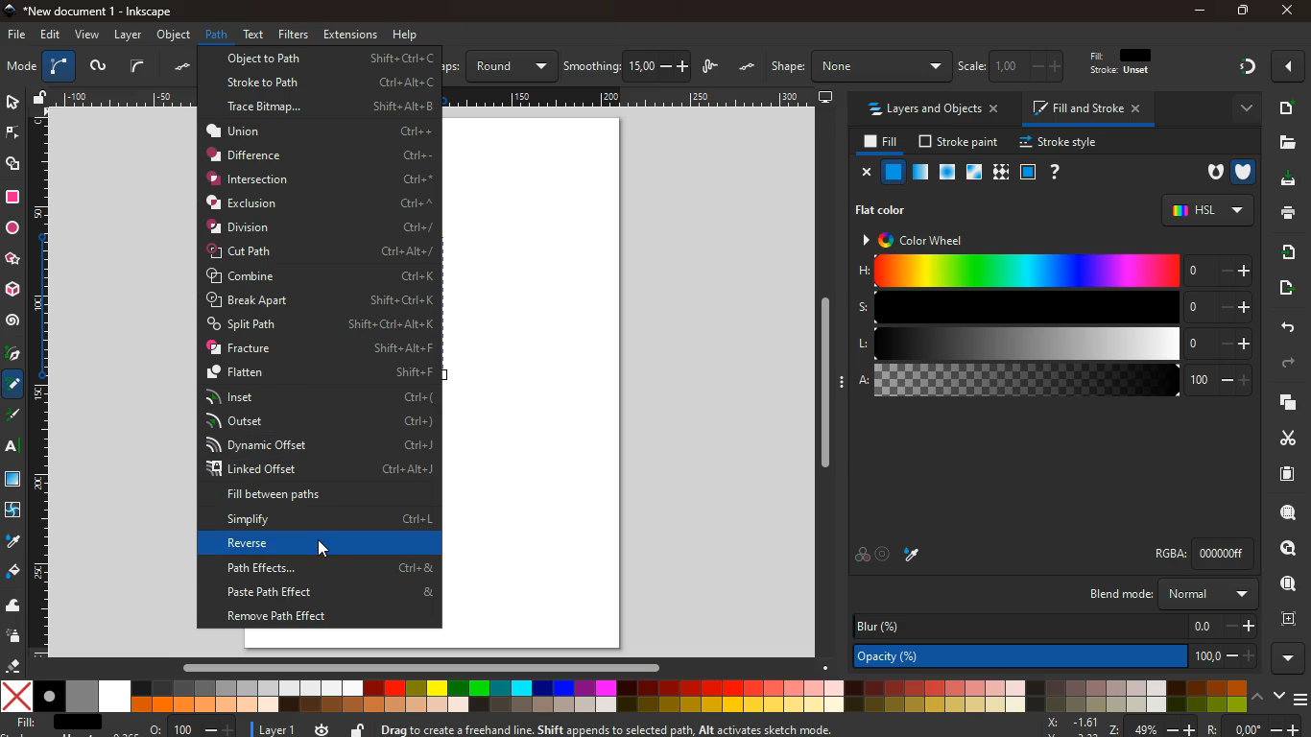  Describe the element at coordinates (319, 251) in the screenshot. I see `cut path` at that location.